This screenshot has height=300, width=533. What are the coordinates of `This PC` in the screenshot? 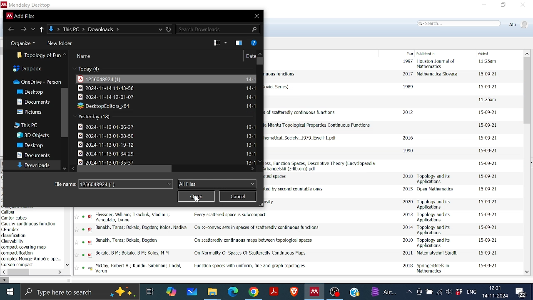 It's located at (27, 125).